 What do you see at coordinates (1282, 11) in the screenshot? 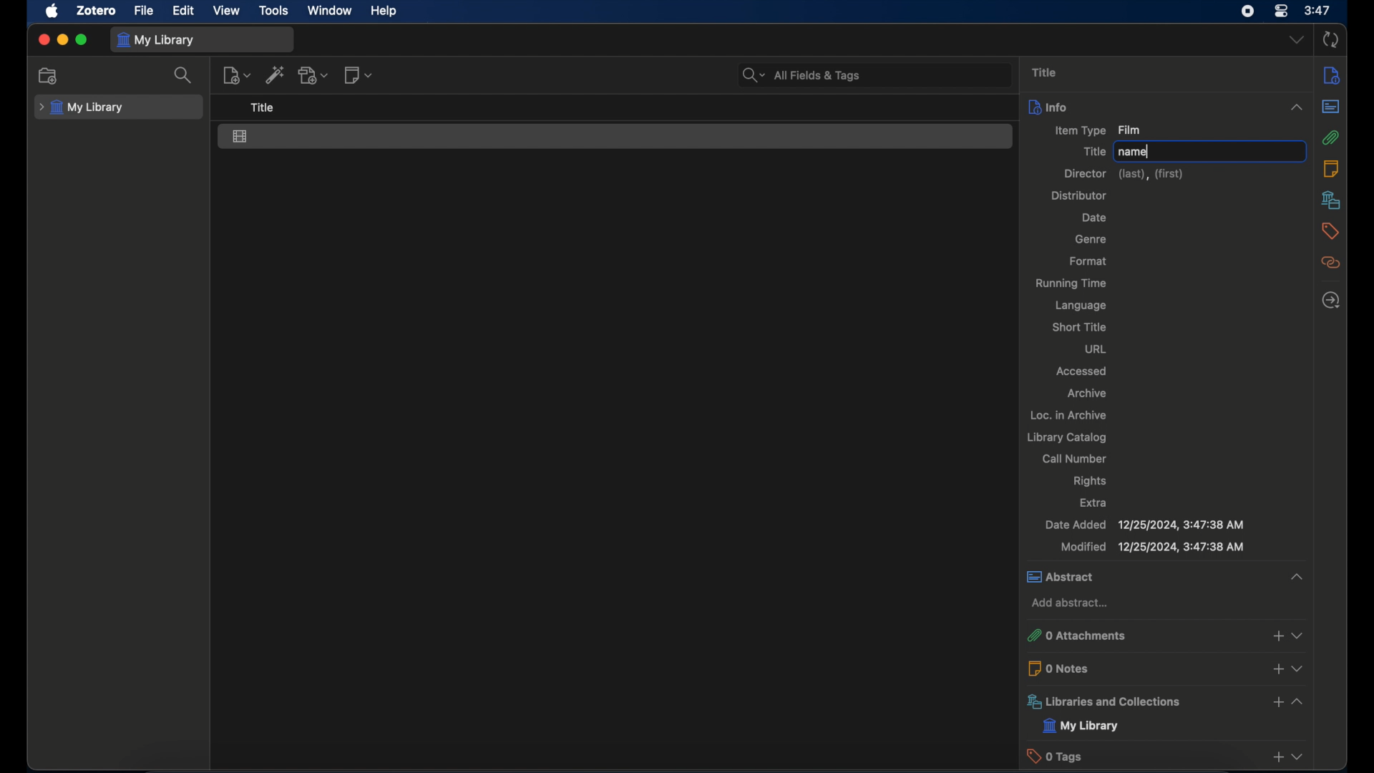
I see `control center` at bounding box center [1282, 11].